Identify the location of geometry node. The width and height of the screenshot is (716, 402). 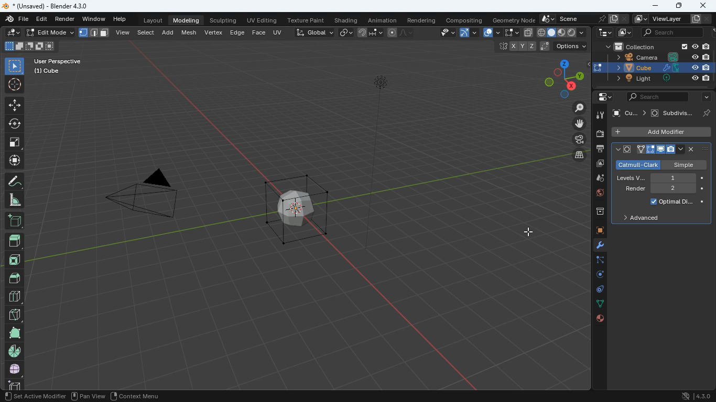
(511, 19).